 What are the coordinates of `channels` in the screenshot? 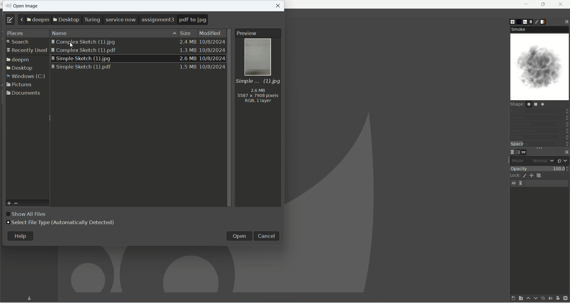 It's located at (519, 152).